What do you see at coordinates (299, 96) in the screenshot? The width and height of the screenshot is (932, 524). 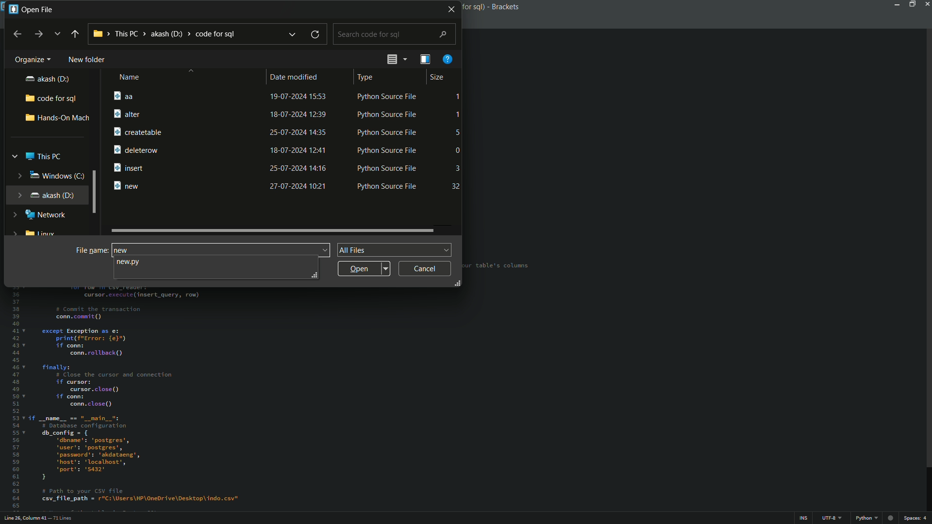 I see `19-07-2024 15:53` at bounding box center [299, 96].